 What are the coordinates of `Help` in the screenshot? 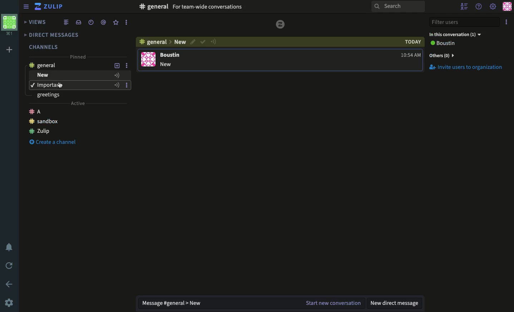 It's located at (479, 7).